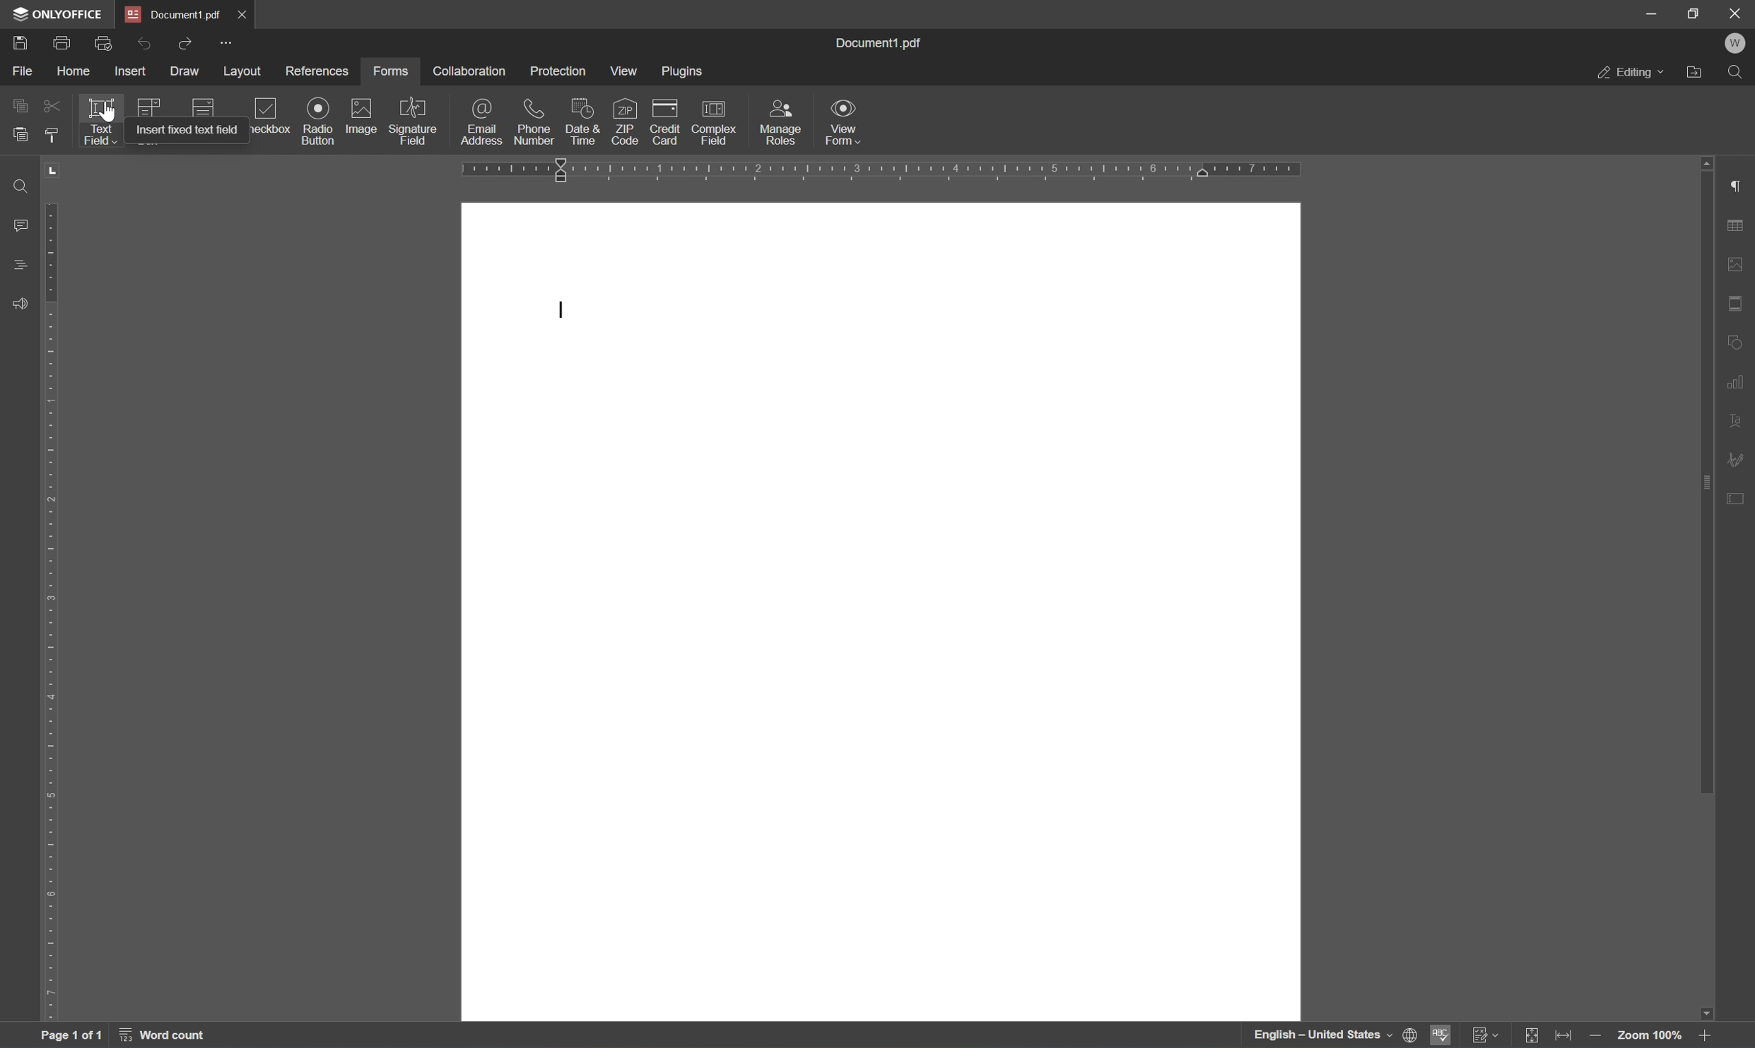 This screenshot has width=1755, height=1048. I want to click on find, so click(1735, 73).